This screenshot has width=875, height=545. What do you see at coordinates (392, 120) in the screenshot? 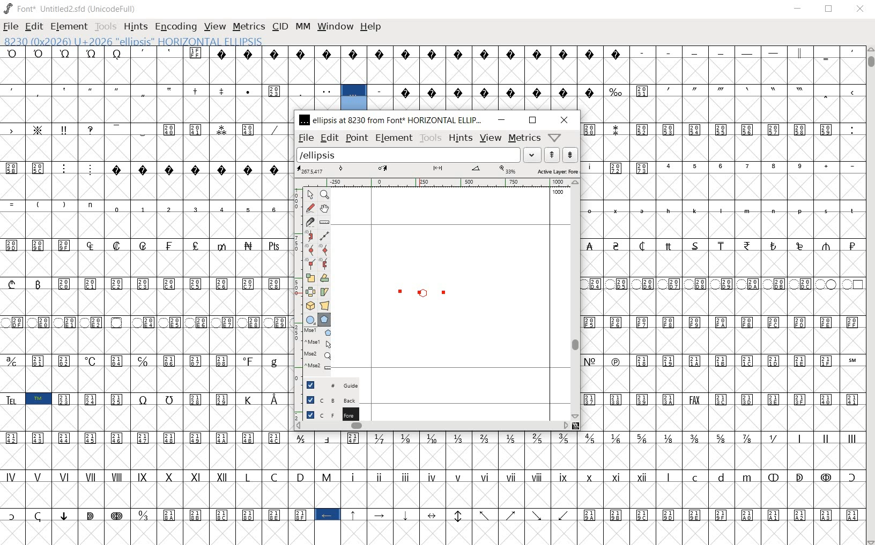
I see `ellipsis at 8230 from FONT HORIZONTAL ELLIPSIS` at bounding box center [392, 120].